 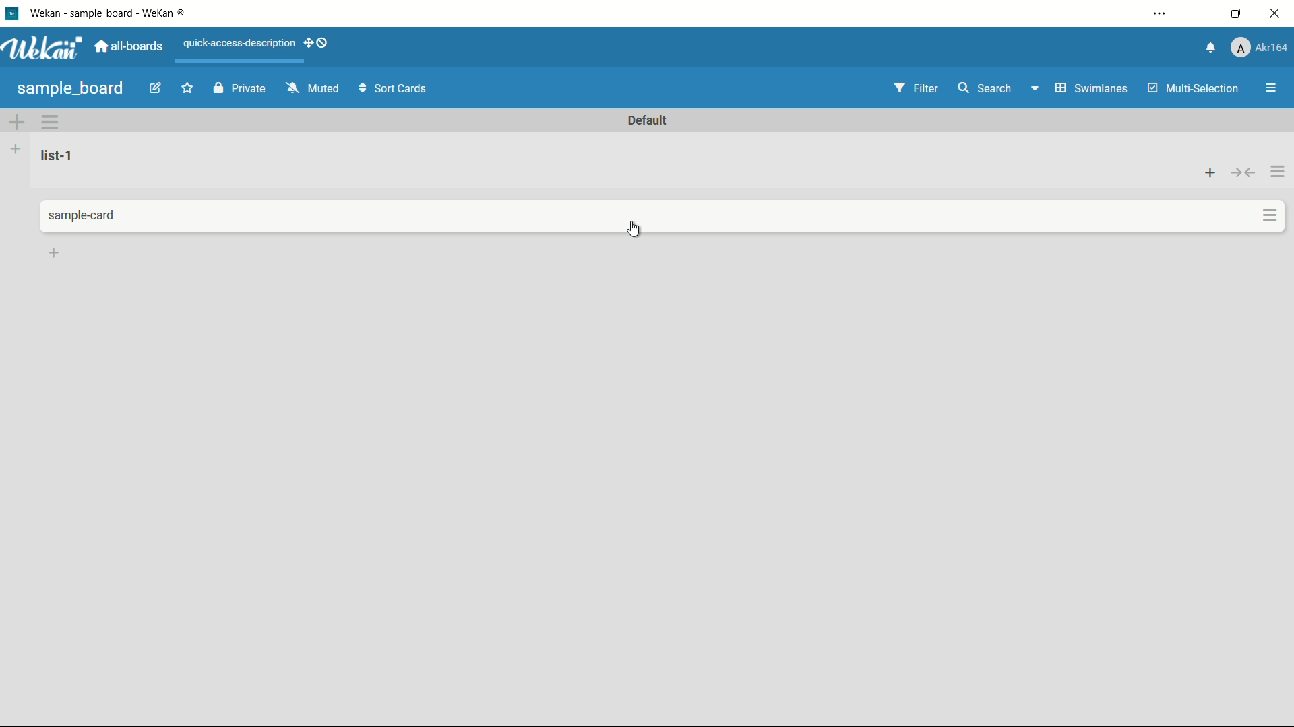 I want to click on board name, so click(x=70, y=88).